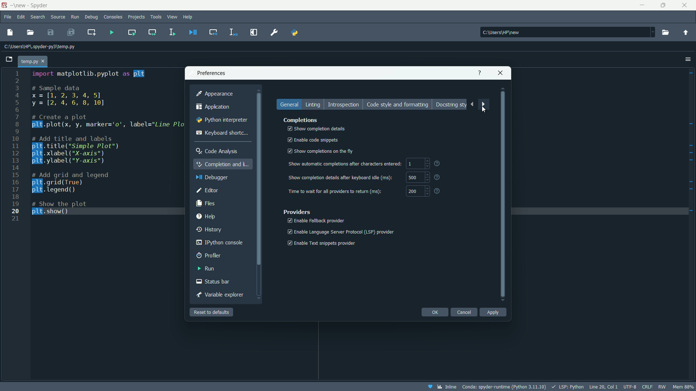 This screenshot has width=696, height=391. I want to click on file directory, so click(40, 46).